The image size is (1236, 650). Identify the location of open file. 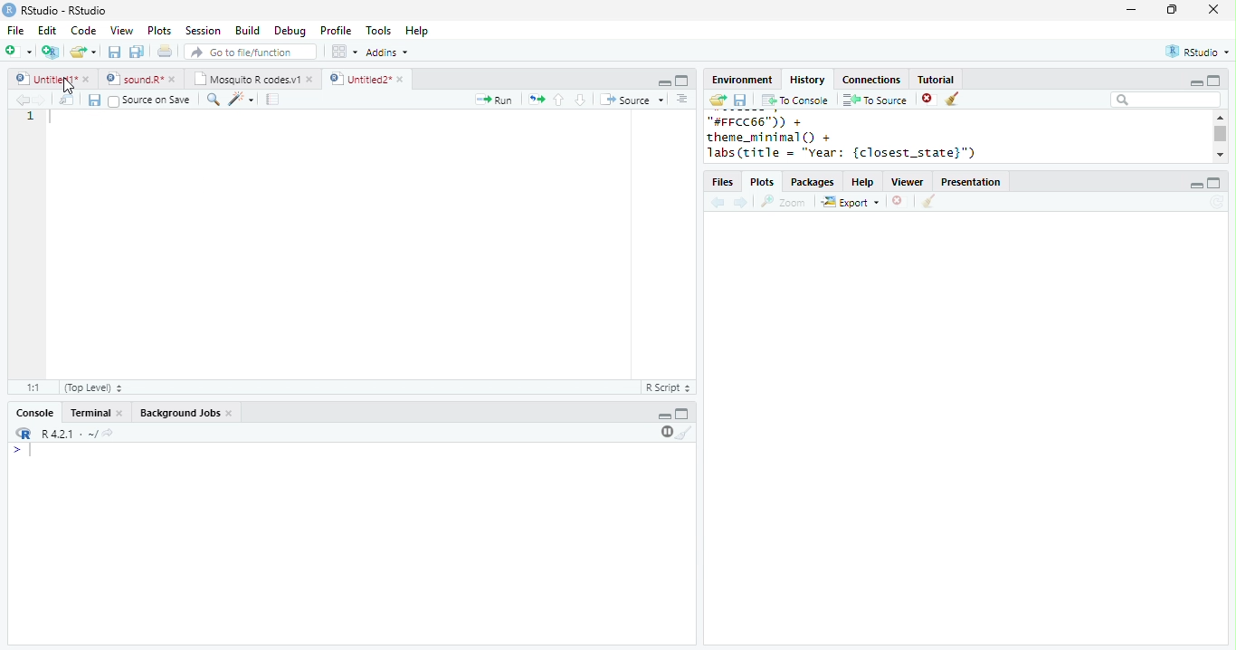
(83, 52).